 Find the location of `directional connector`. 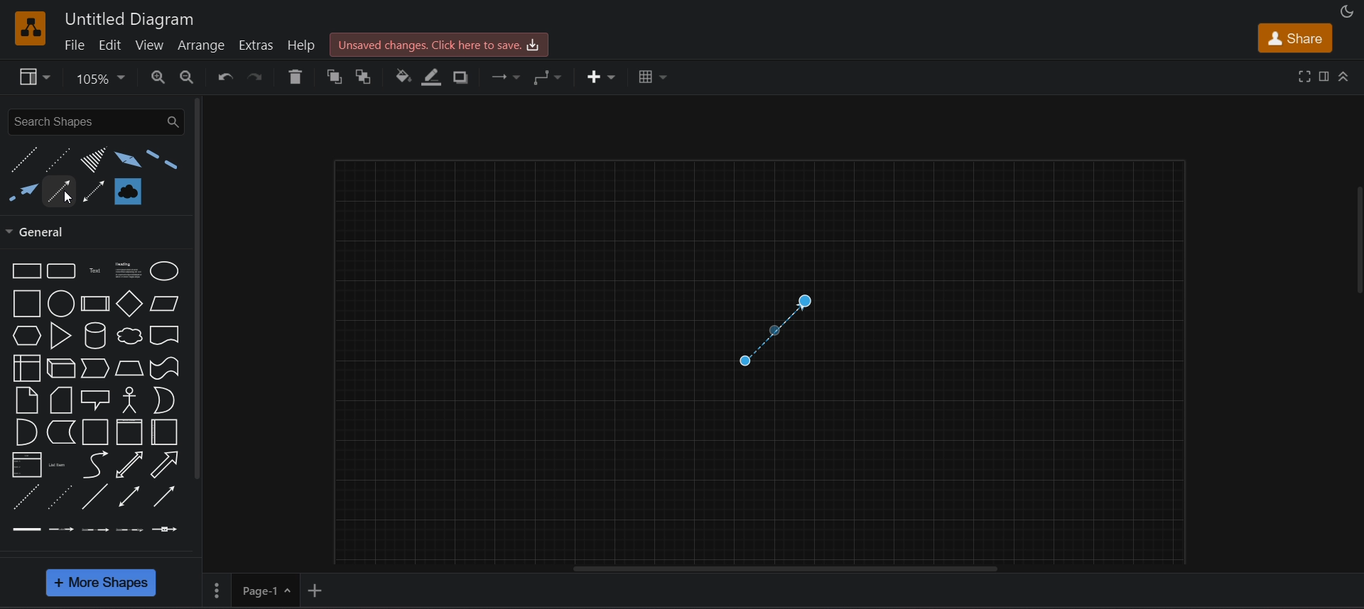

directional connector is located at coordinates (165, 495).